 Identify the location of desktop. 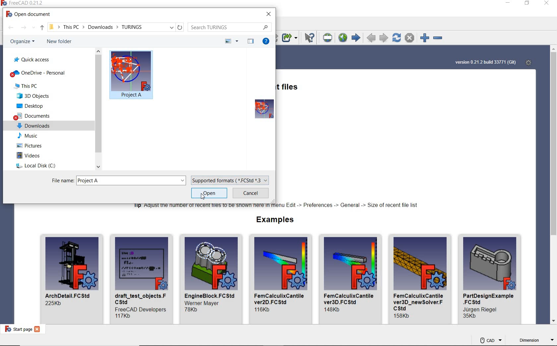
(32, 106).